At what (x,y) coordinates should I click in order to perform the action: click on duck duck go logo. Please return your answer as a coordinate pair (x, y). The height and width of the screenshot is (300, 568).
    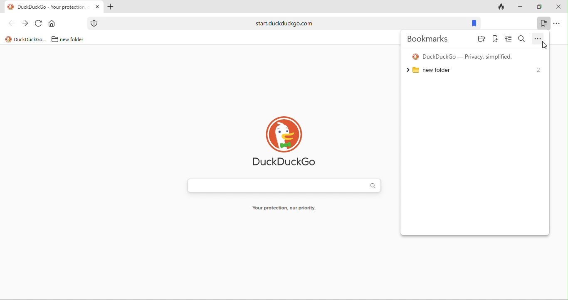
    Looking at the image, I should click on (284, 143).